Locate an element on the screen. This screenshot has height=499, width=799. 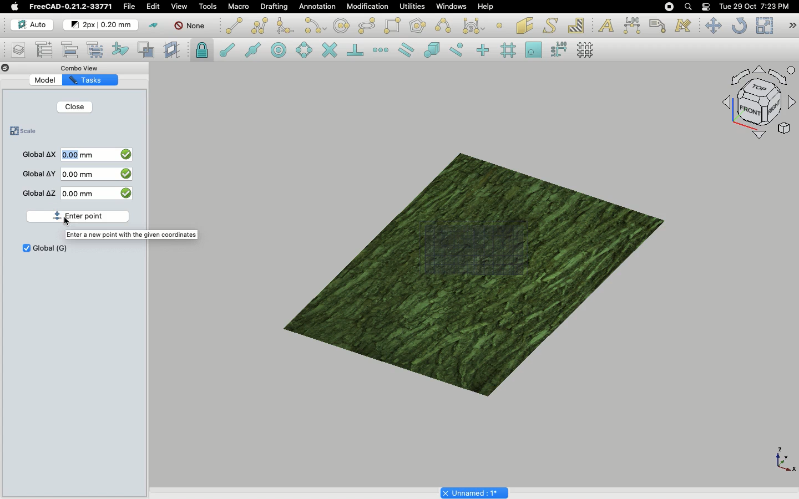
Shape from text is located at coordinates (549, 26).